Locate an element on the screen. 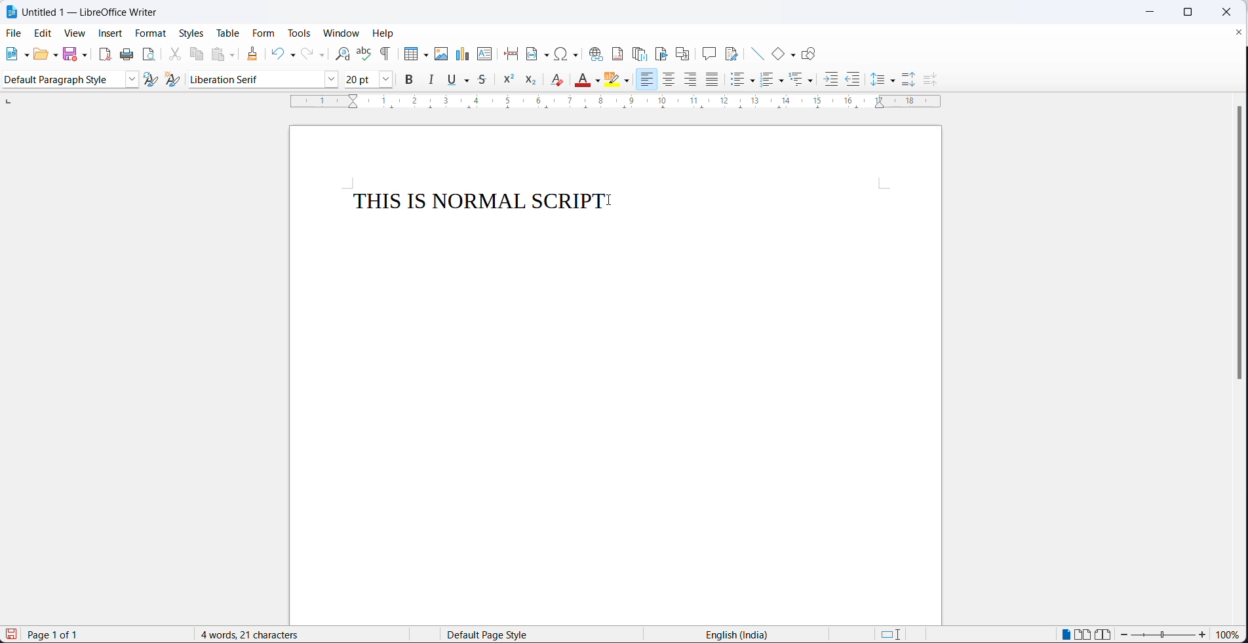 The width and height of the screenshot is (1248, 643). redo is located at coordinates (306, 54).